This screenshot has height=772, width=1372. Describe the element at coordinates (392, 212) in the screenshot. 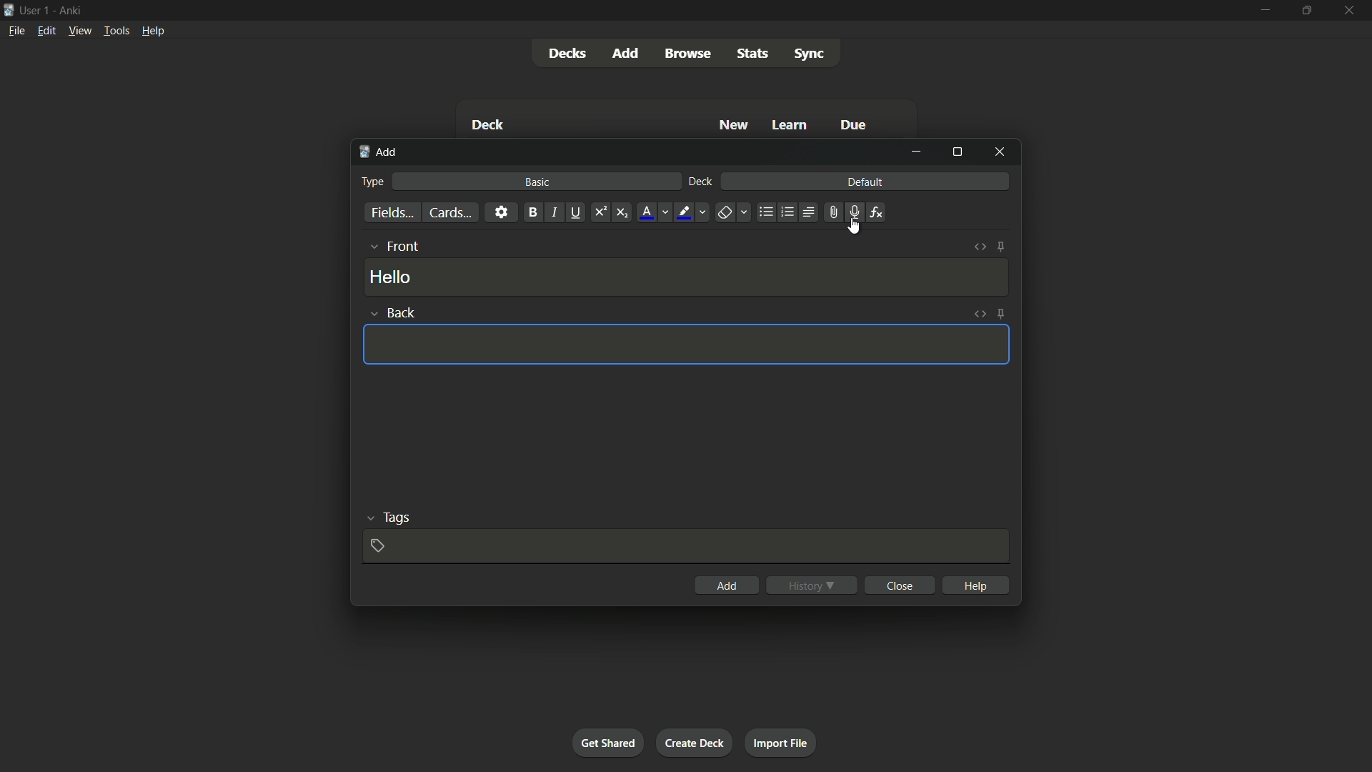

I see `fields` at that location.